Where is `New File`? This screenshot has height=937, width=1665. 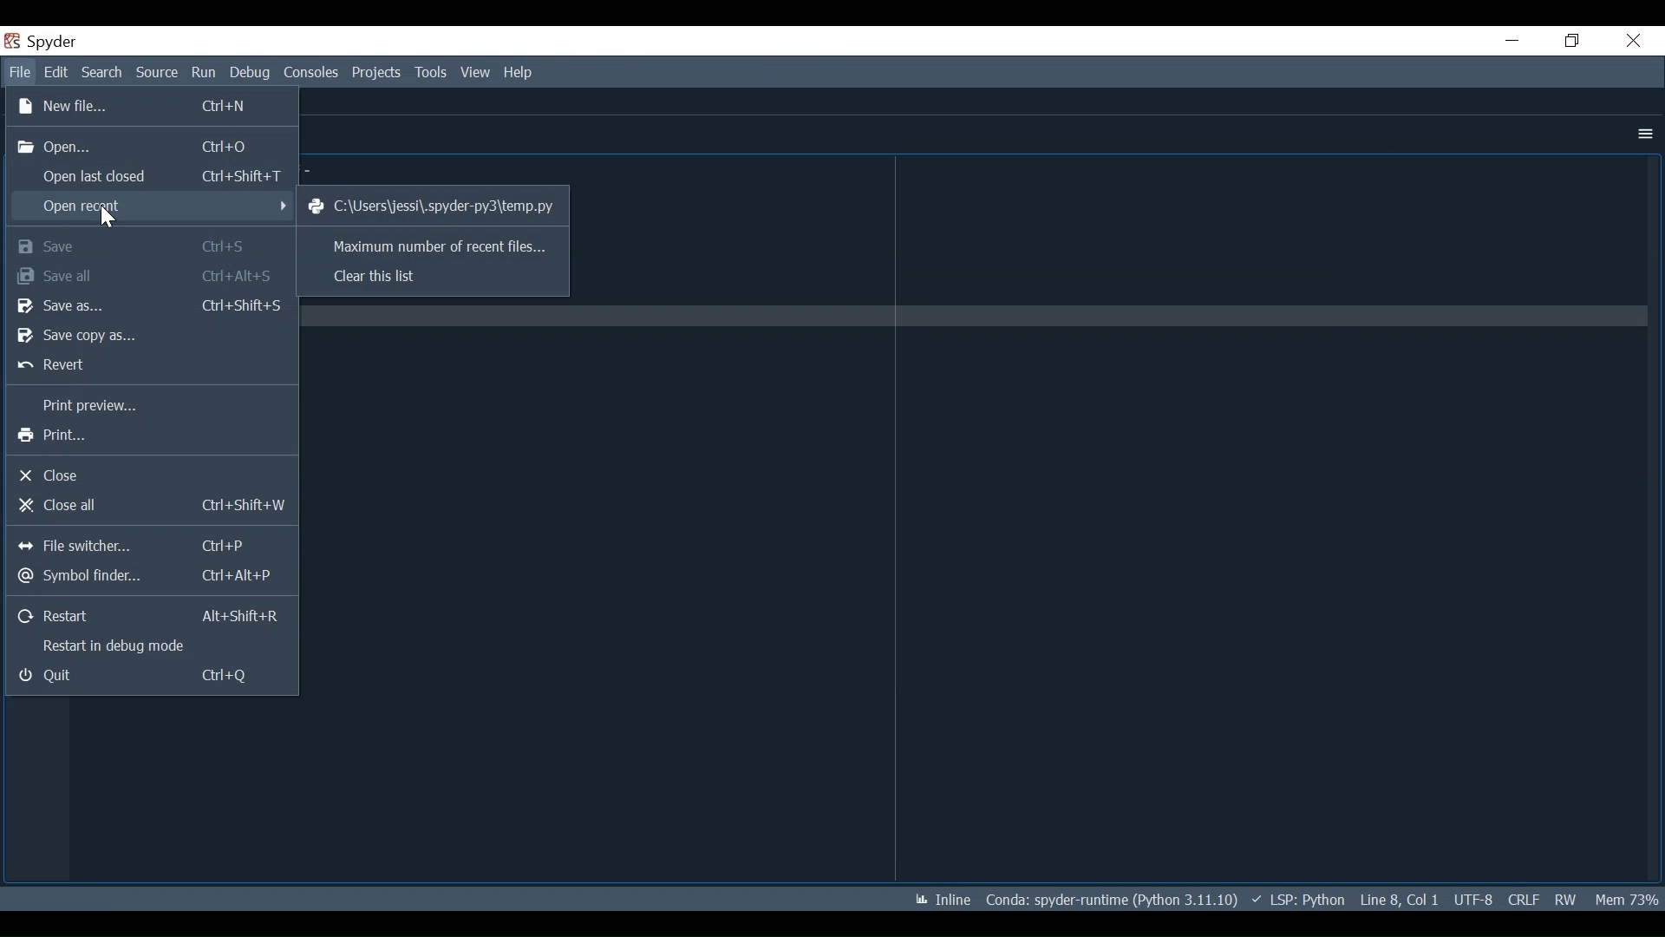 New File is located at coordinates (150, 108).